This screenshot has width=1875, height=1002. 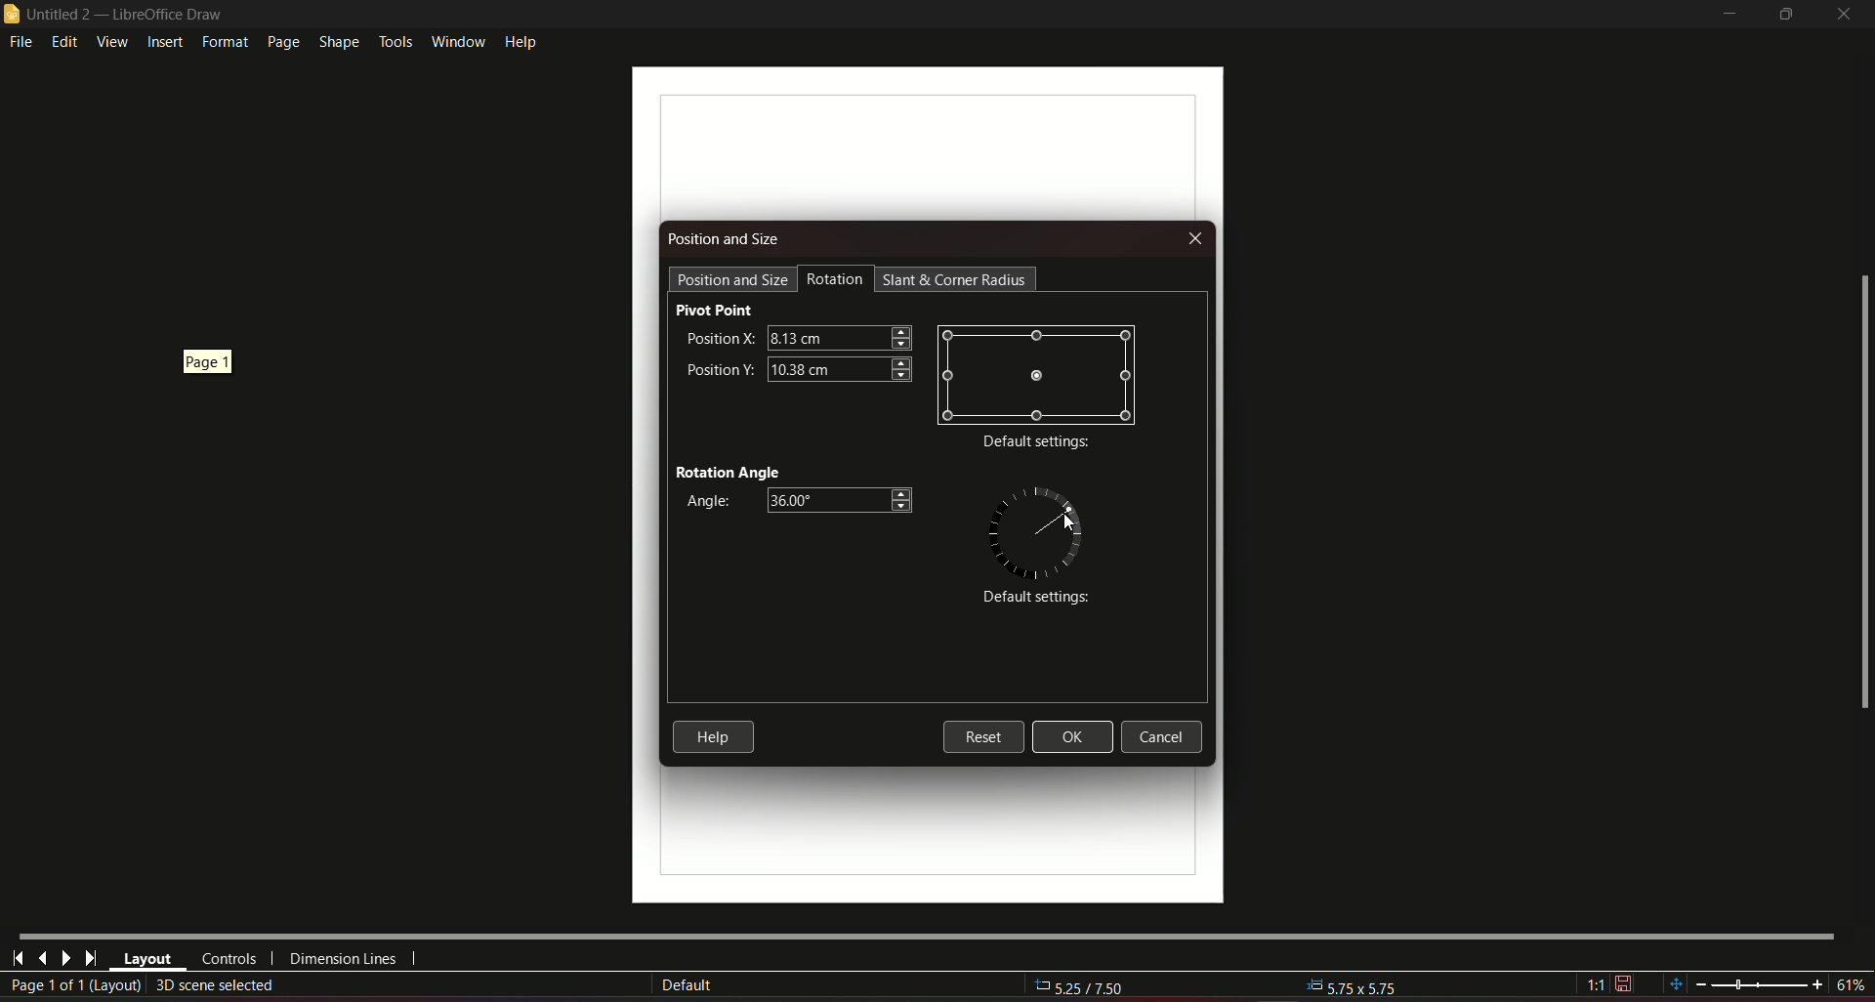 What do you see at coordinates (1091, 988) in the screenshot?
I see `5.25/7.50` at bounding box center [1091, 988].